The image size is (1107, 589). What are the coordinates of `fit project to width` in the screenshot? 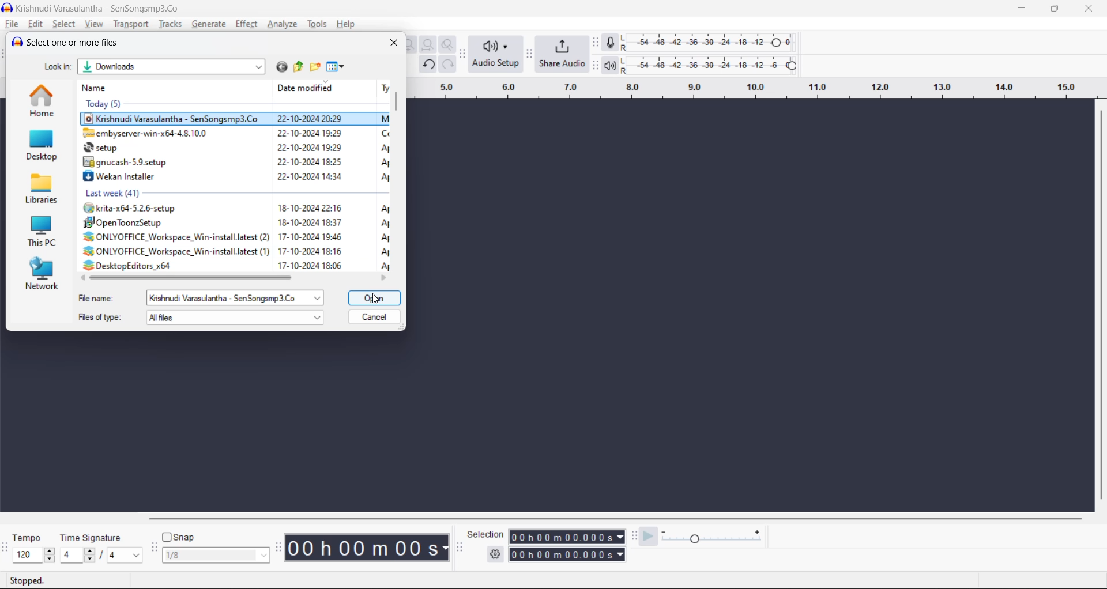 It's located at (430, 46).